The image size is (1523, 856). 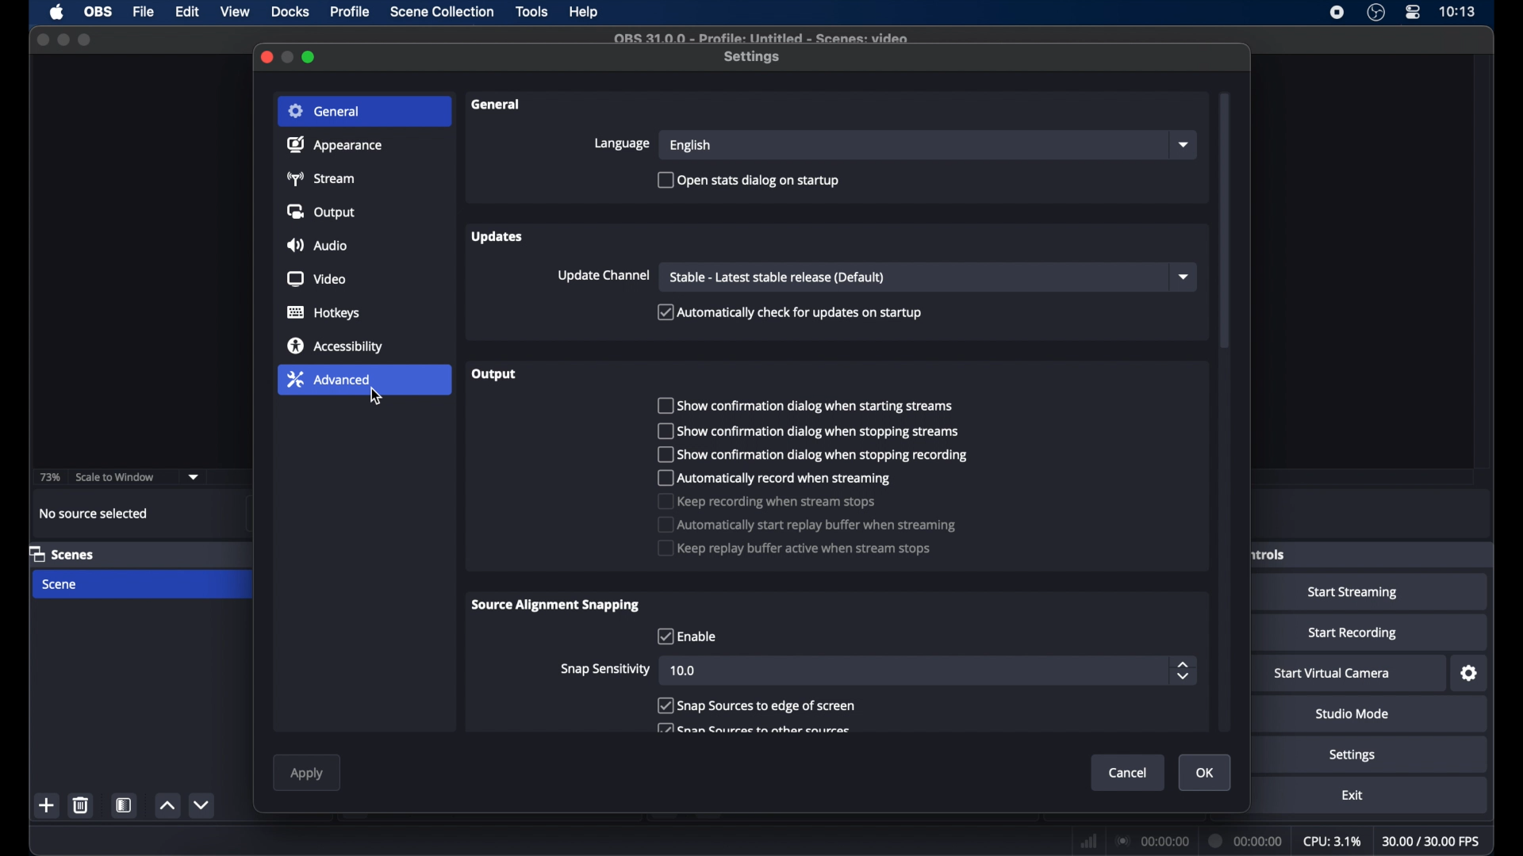 I want to click on snap sensitivity, so click(x=608, y=668).